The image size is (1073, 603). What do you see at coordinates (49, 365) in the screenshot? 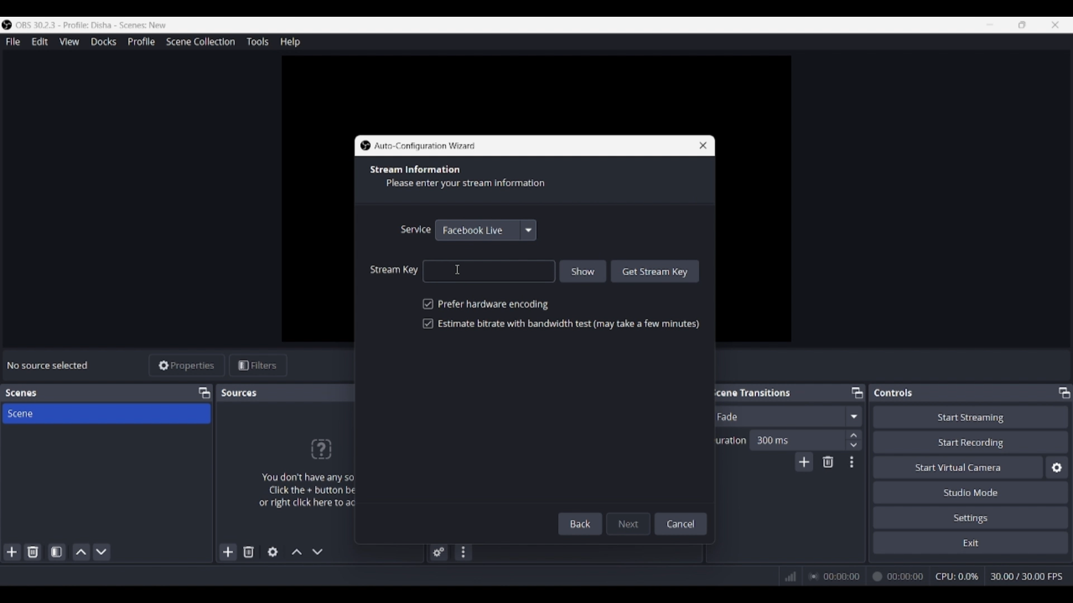
I see `Source status` at bounding box center [49, 365].